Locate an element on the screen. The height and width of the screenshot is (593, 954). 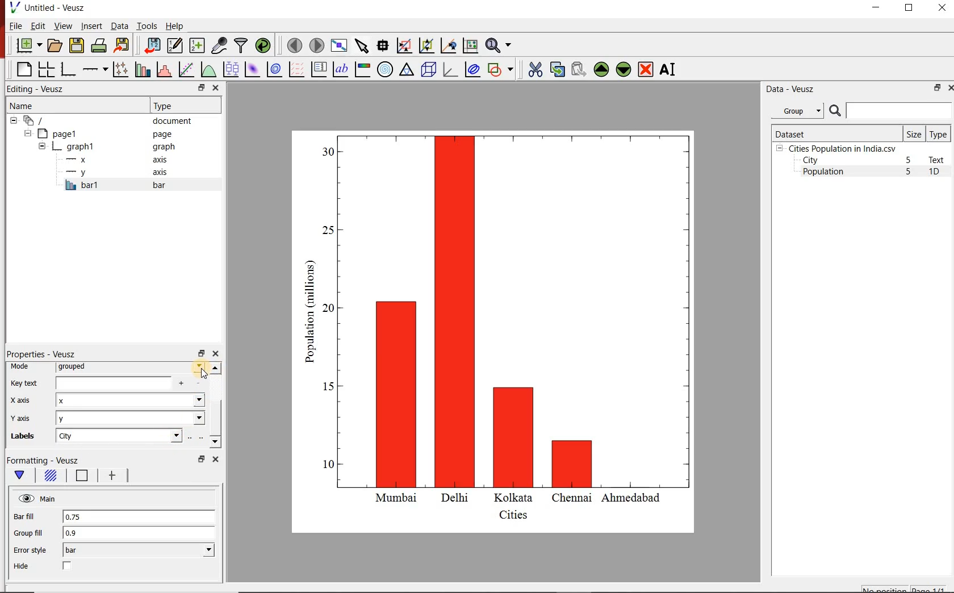
5 is located at coordinates (909, 172).